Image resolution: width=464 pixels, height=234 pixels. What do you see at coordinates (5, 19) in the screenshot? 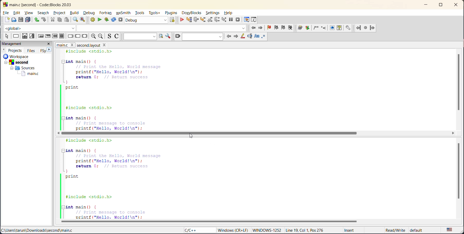
I see `new` at bounding box center [5, 19].